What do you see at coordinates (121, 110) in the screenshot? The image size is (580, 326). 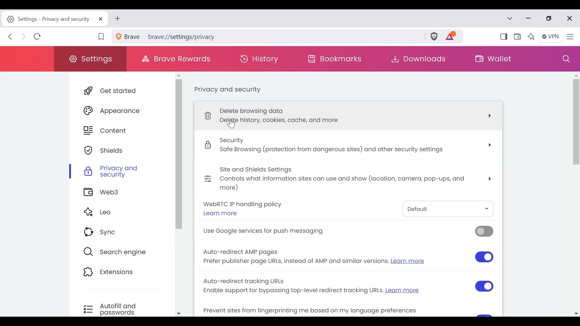 I see `Appearance` at bounding box center [121, 110].